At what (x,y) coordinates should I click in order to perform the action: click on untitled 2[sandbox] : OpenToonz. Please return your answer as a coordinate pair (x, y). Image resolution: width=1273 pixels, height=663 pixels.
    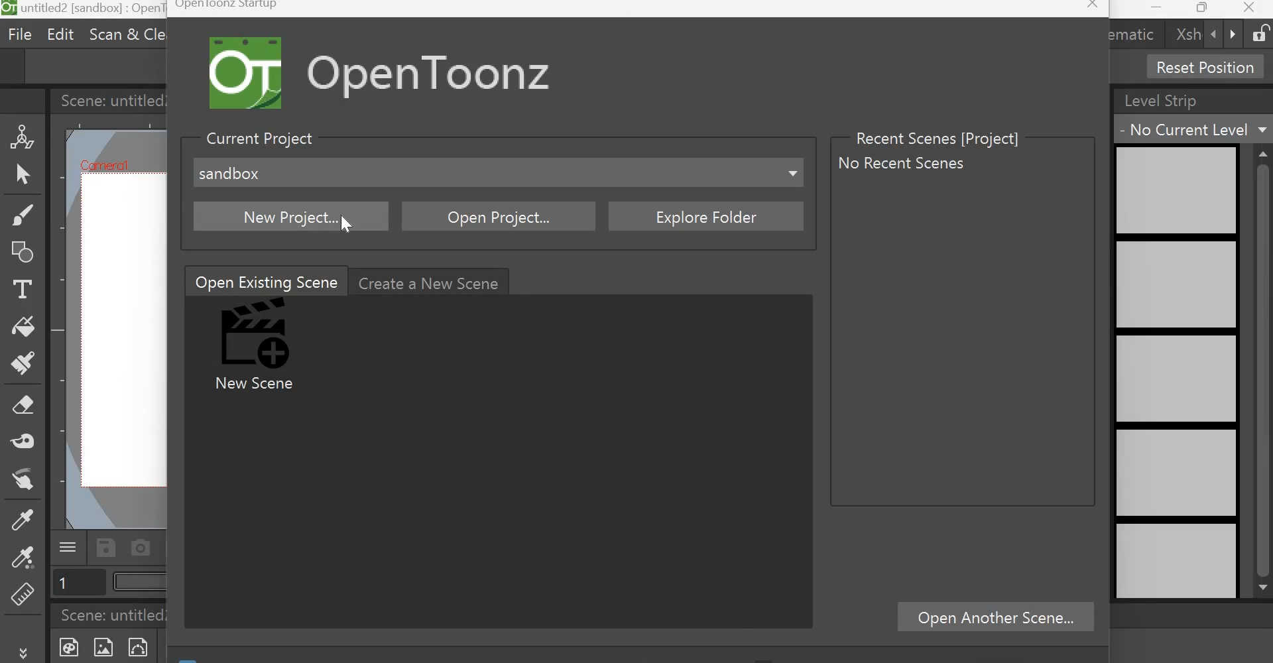
    Looking at the image, I should click on (84, 10).